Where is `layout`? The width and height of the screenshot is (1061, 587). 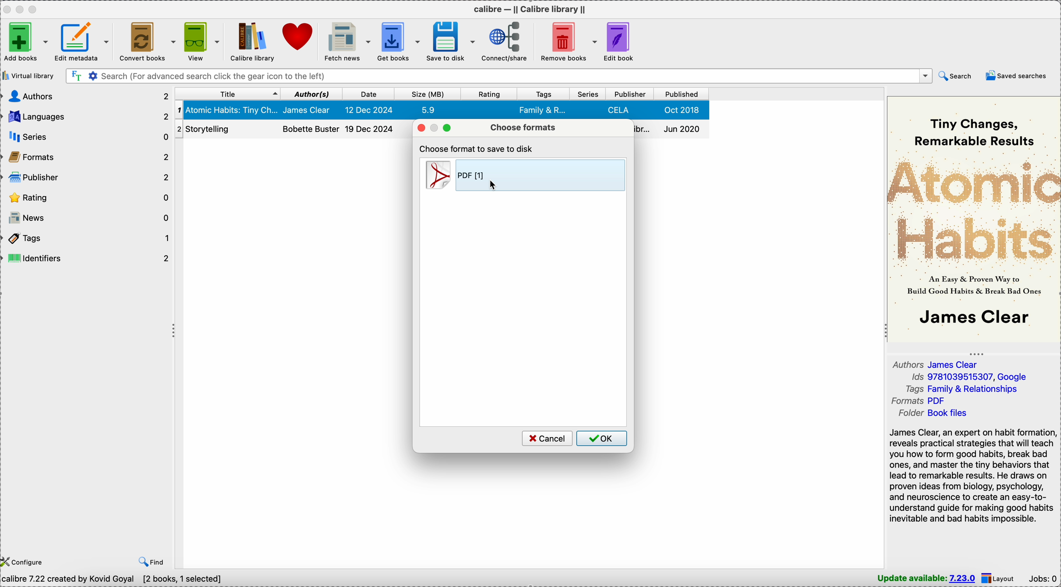 layout is located at coordinates (998, 578).